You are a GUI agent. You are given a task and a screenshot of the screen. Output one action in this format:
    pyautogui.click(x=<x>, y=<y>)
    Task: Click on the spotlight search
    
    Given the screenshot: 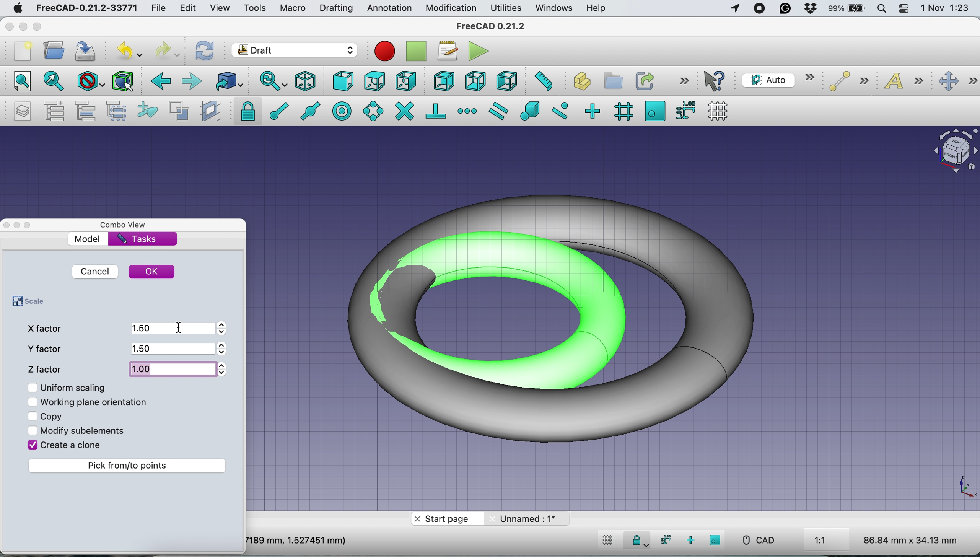 What is the action you would take?
    pyautogui.click(x=883, y=8)
    